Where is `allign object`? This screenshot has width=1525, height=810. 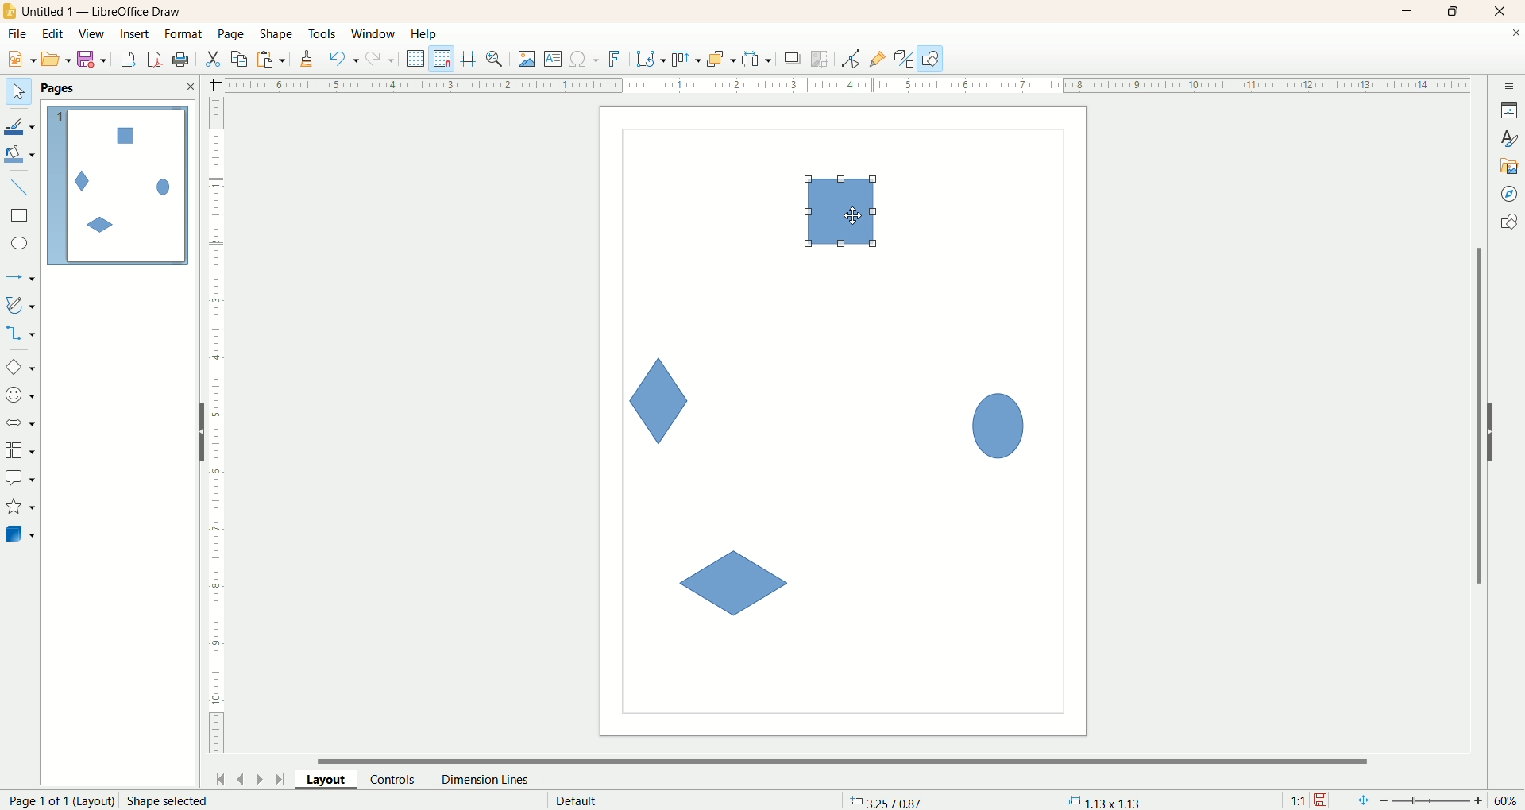 allign object is located at coordinates (687, 60).